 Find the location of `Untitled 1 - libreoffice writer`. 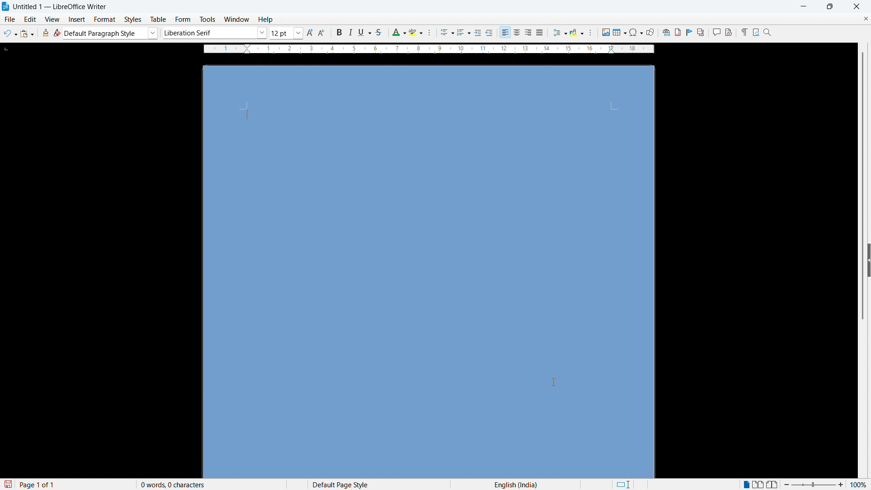

Untitled 1 - libreoffice writer is located at coordinates (60, 7).